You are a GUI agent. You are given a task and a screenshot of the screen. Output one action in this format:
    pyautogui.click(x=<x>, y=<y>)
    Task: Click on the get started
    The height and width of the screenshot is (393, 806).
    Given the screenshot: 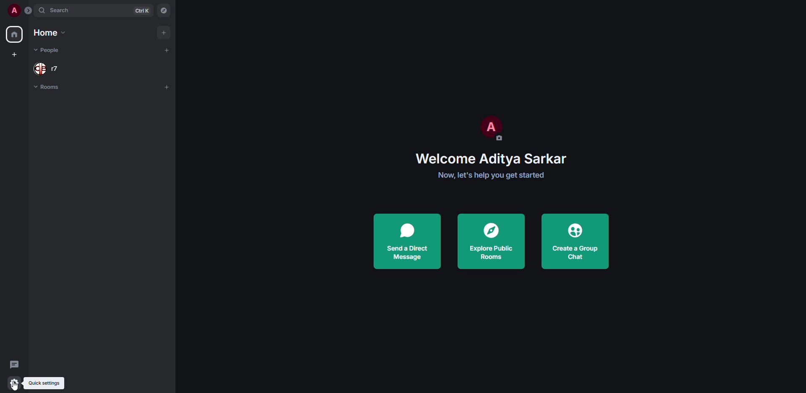 What is the action you would take?
    pyautogui.click(x=492, y=175)
    